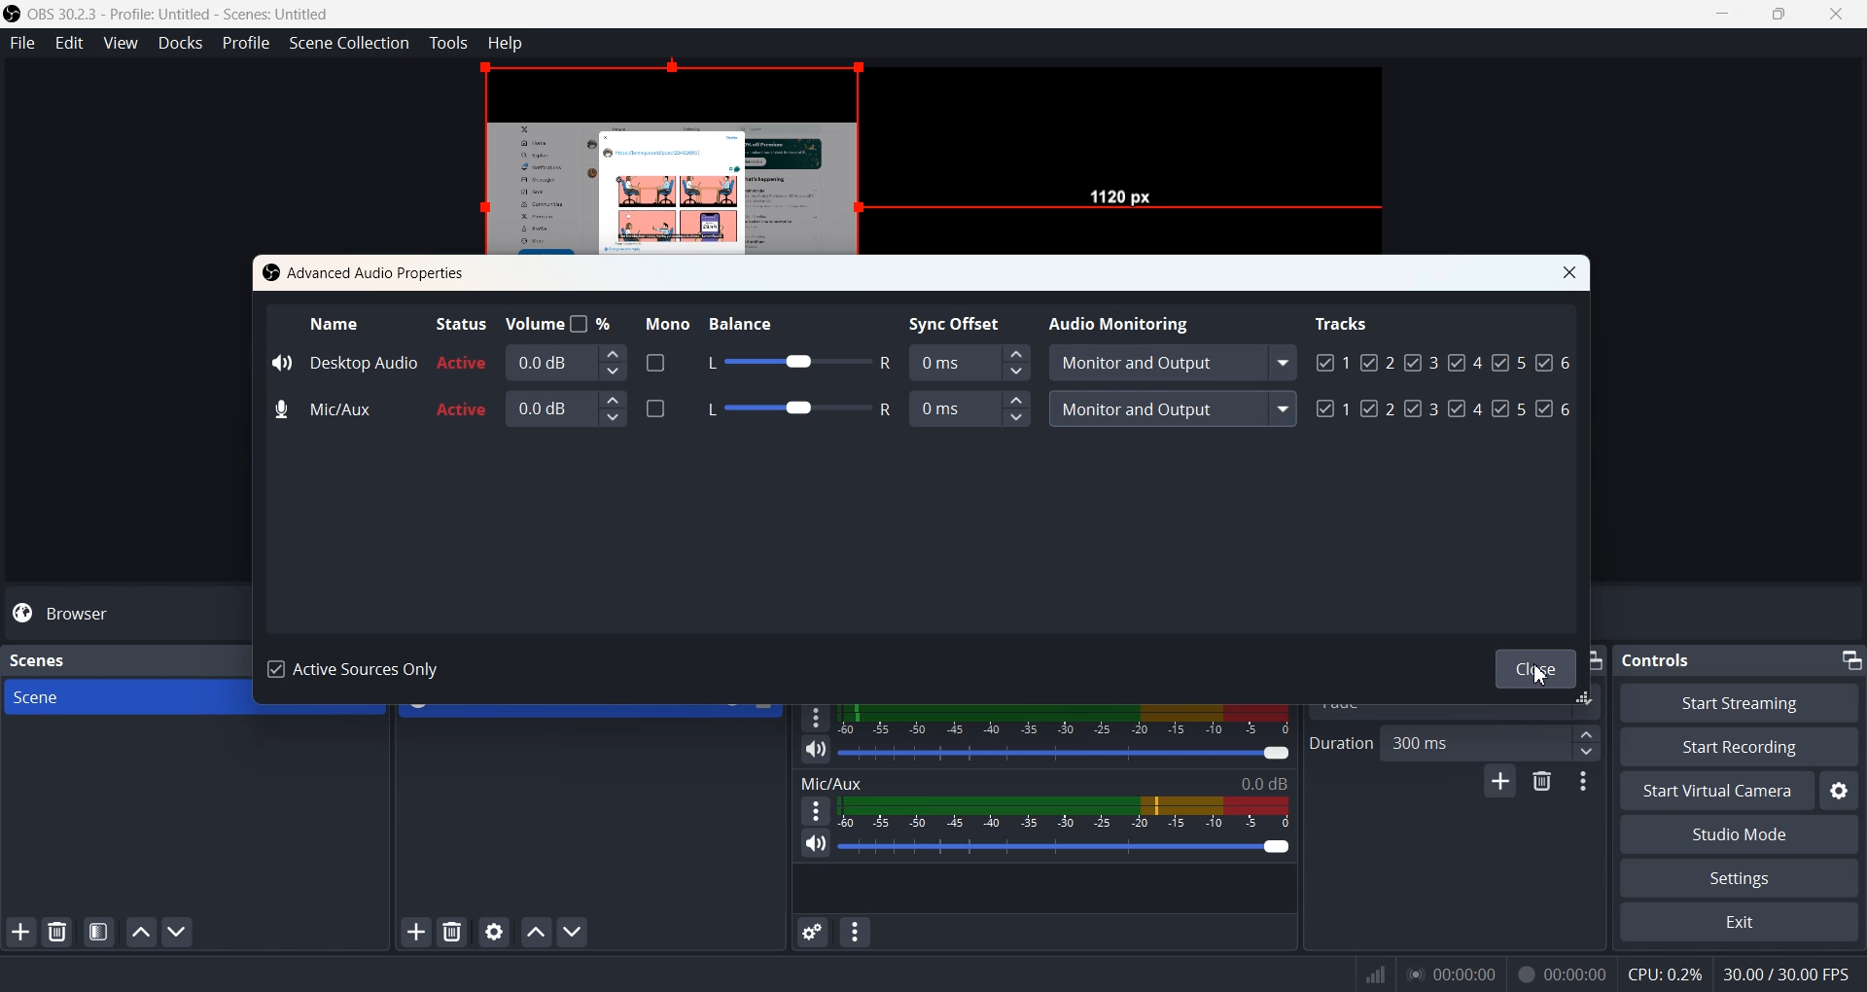 The image size is (1867, 992). Describe the element at coordinates (1741, 702) in the screenshot. I see `Start Streaming` at that location.